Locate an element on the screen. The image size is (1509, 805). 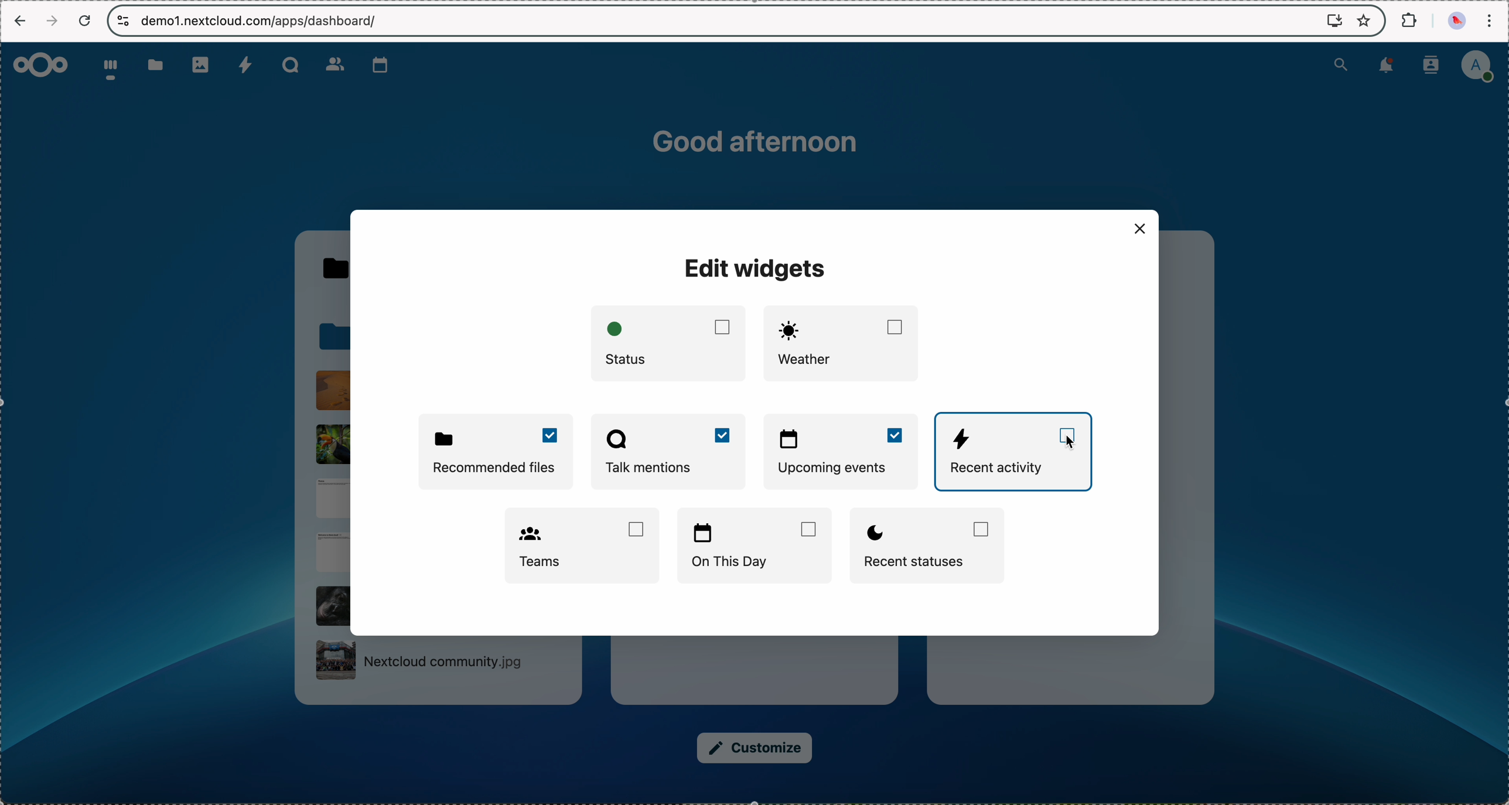
click on recent activity is located at coordinates (1016, 452).